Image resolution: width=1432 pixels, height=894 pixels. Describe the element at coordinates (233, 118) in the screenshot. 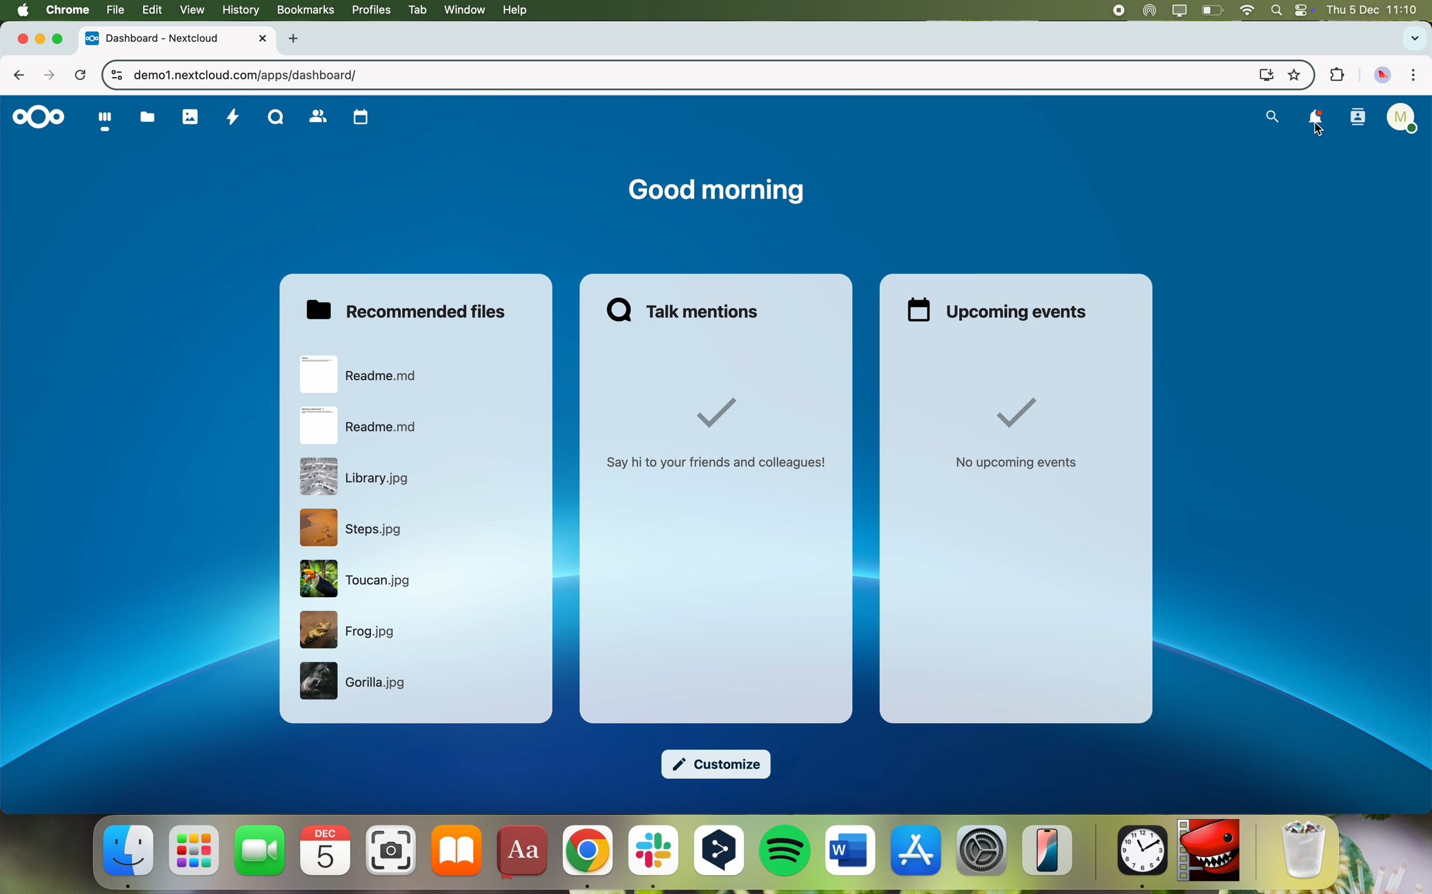

I see `activity` at that location.